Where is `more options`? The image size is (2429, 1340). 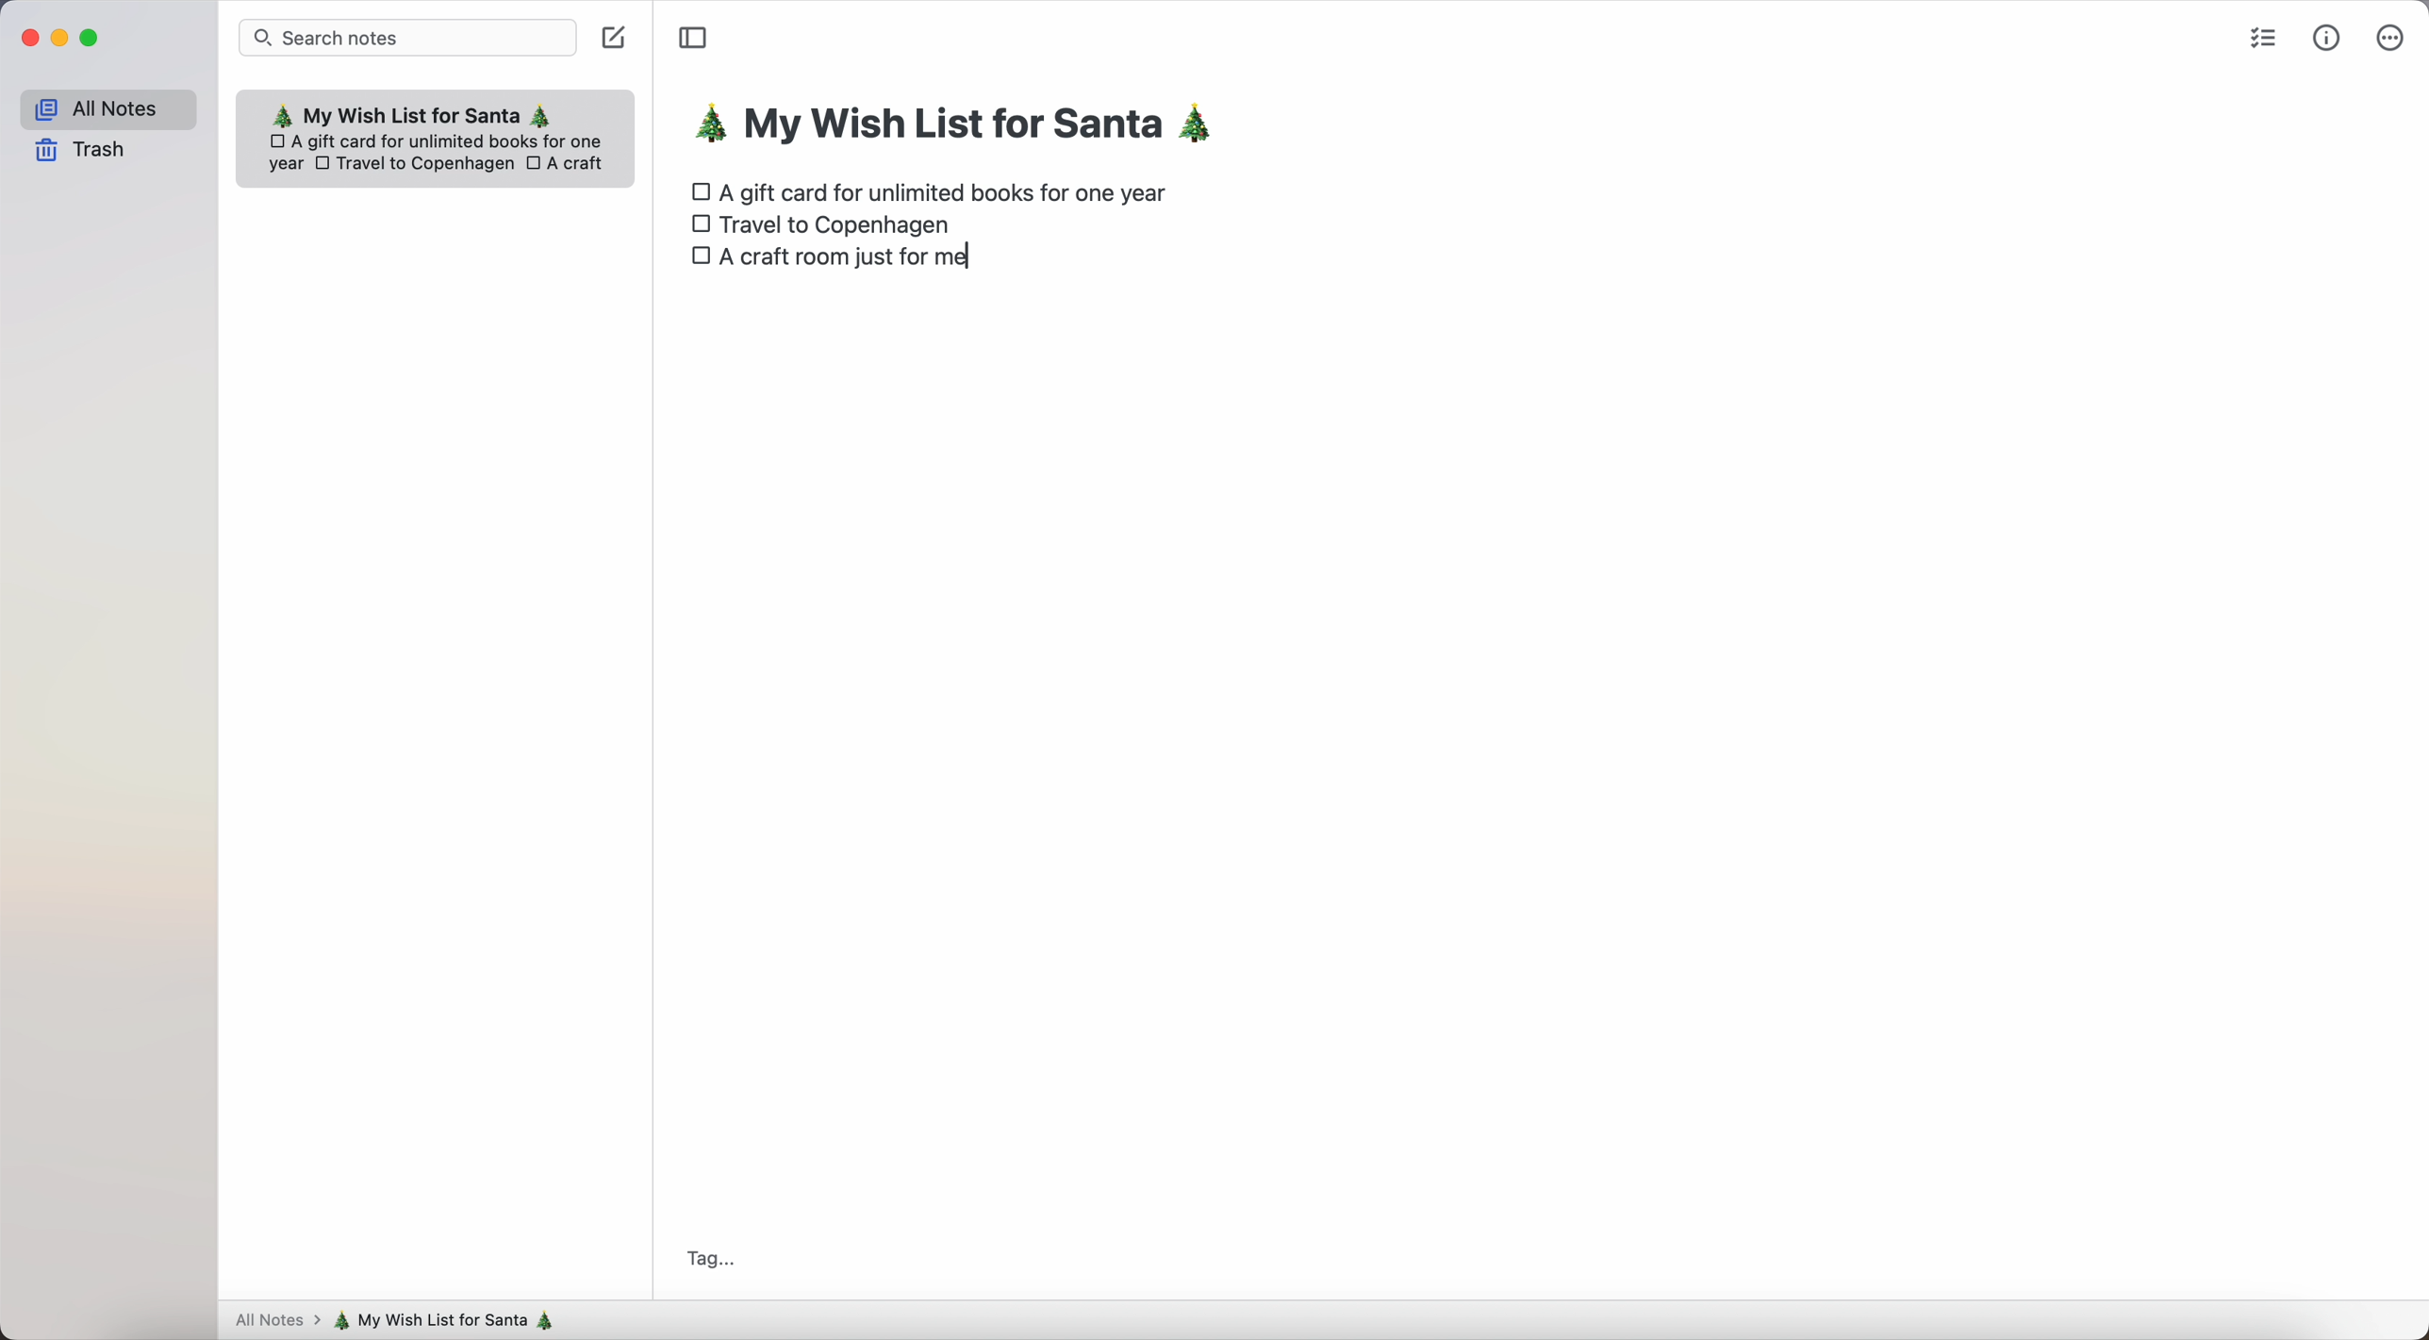 more options is located at coordinates (2389, 36).